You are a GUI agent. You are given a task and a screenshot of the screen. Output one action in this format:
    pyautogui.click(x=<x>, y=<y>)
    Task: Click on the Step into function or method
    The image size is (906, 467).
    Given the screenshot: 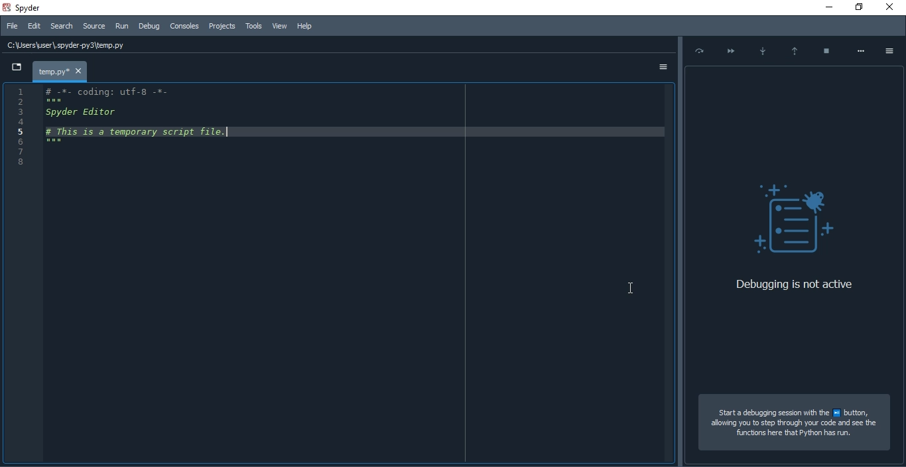 What is the action you would take?
    pyautogui.click(x=762, y=48)
    